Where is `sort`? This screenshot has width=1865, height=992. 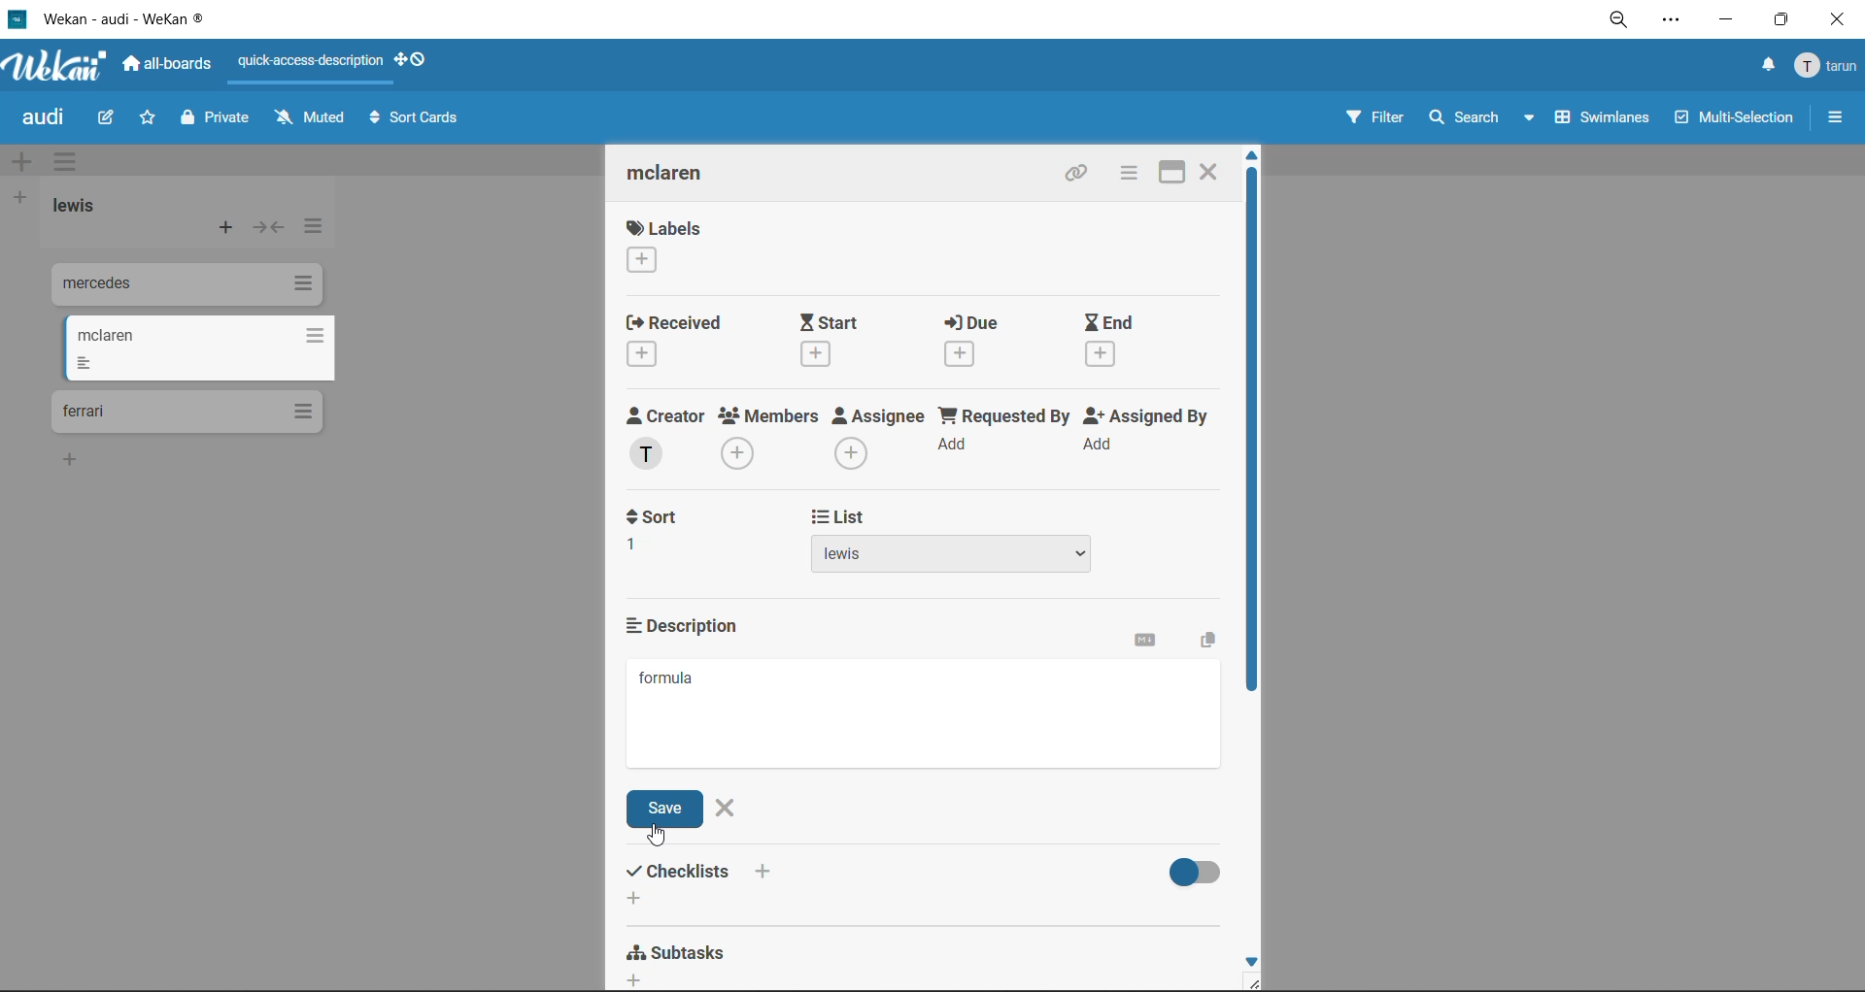 sort is located at coordinates (665, 531).